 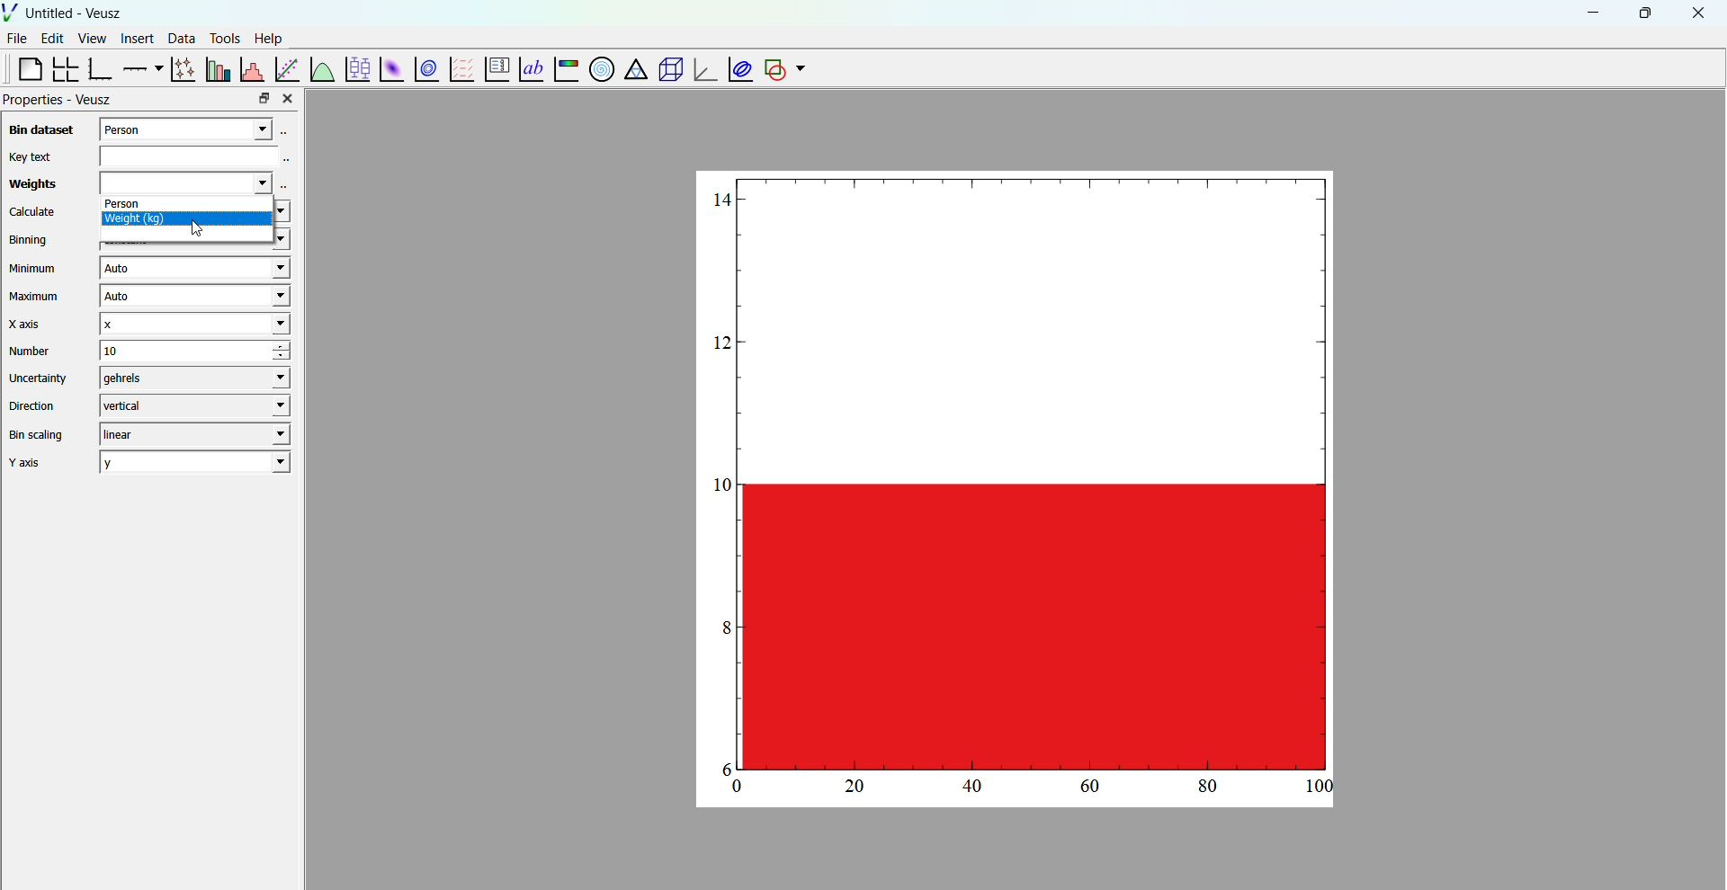 I want to click on Minimum, so click(x=33, y=269).